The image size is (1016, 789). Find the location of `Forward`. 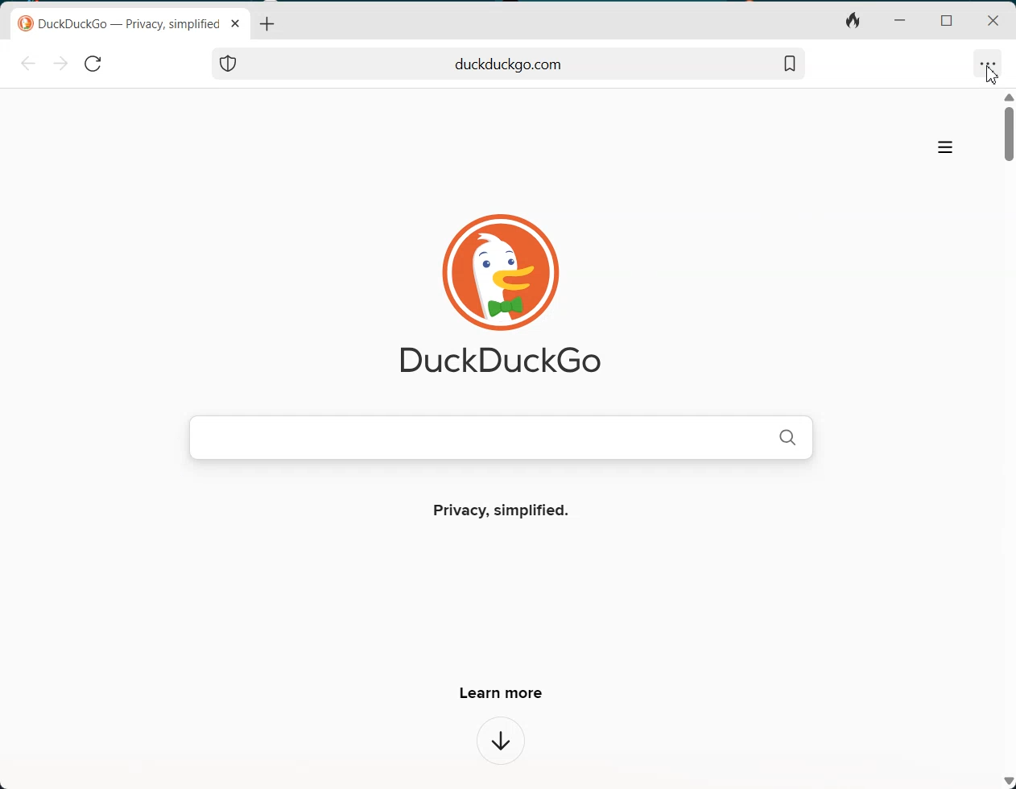

Forward is located at coordinates (60, 64).